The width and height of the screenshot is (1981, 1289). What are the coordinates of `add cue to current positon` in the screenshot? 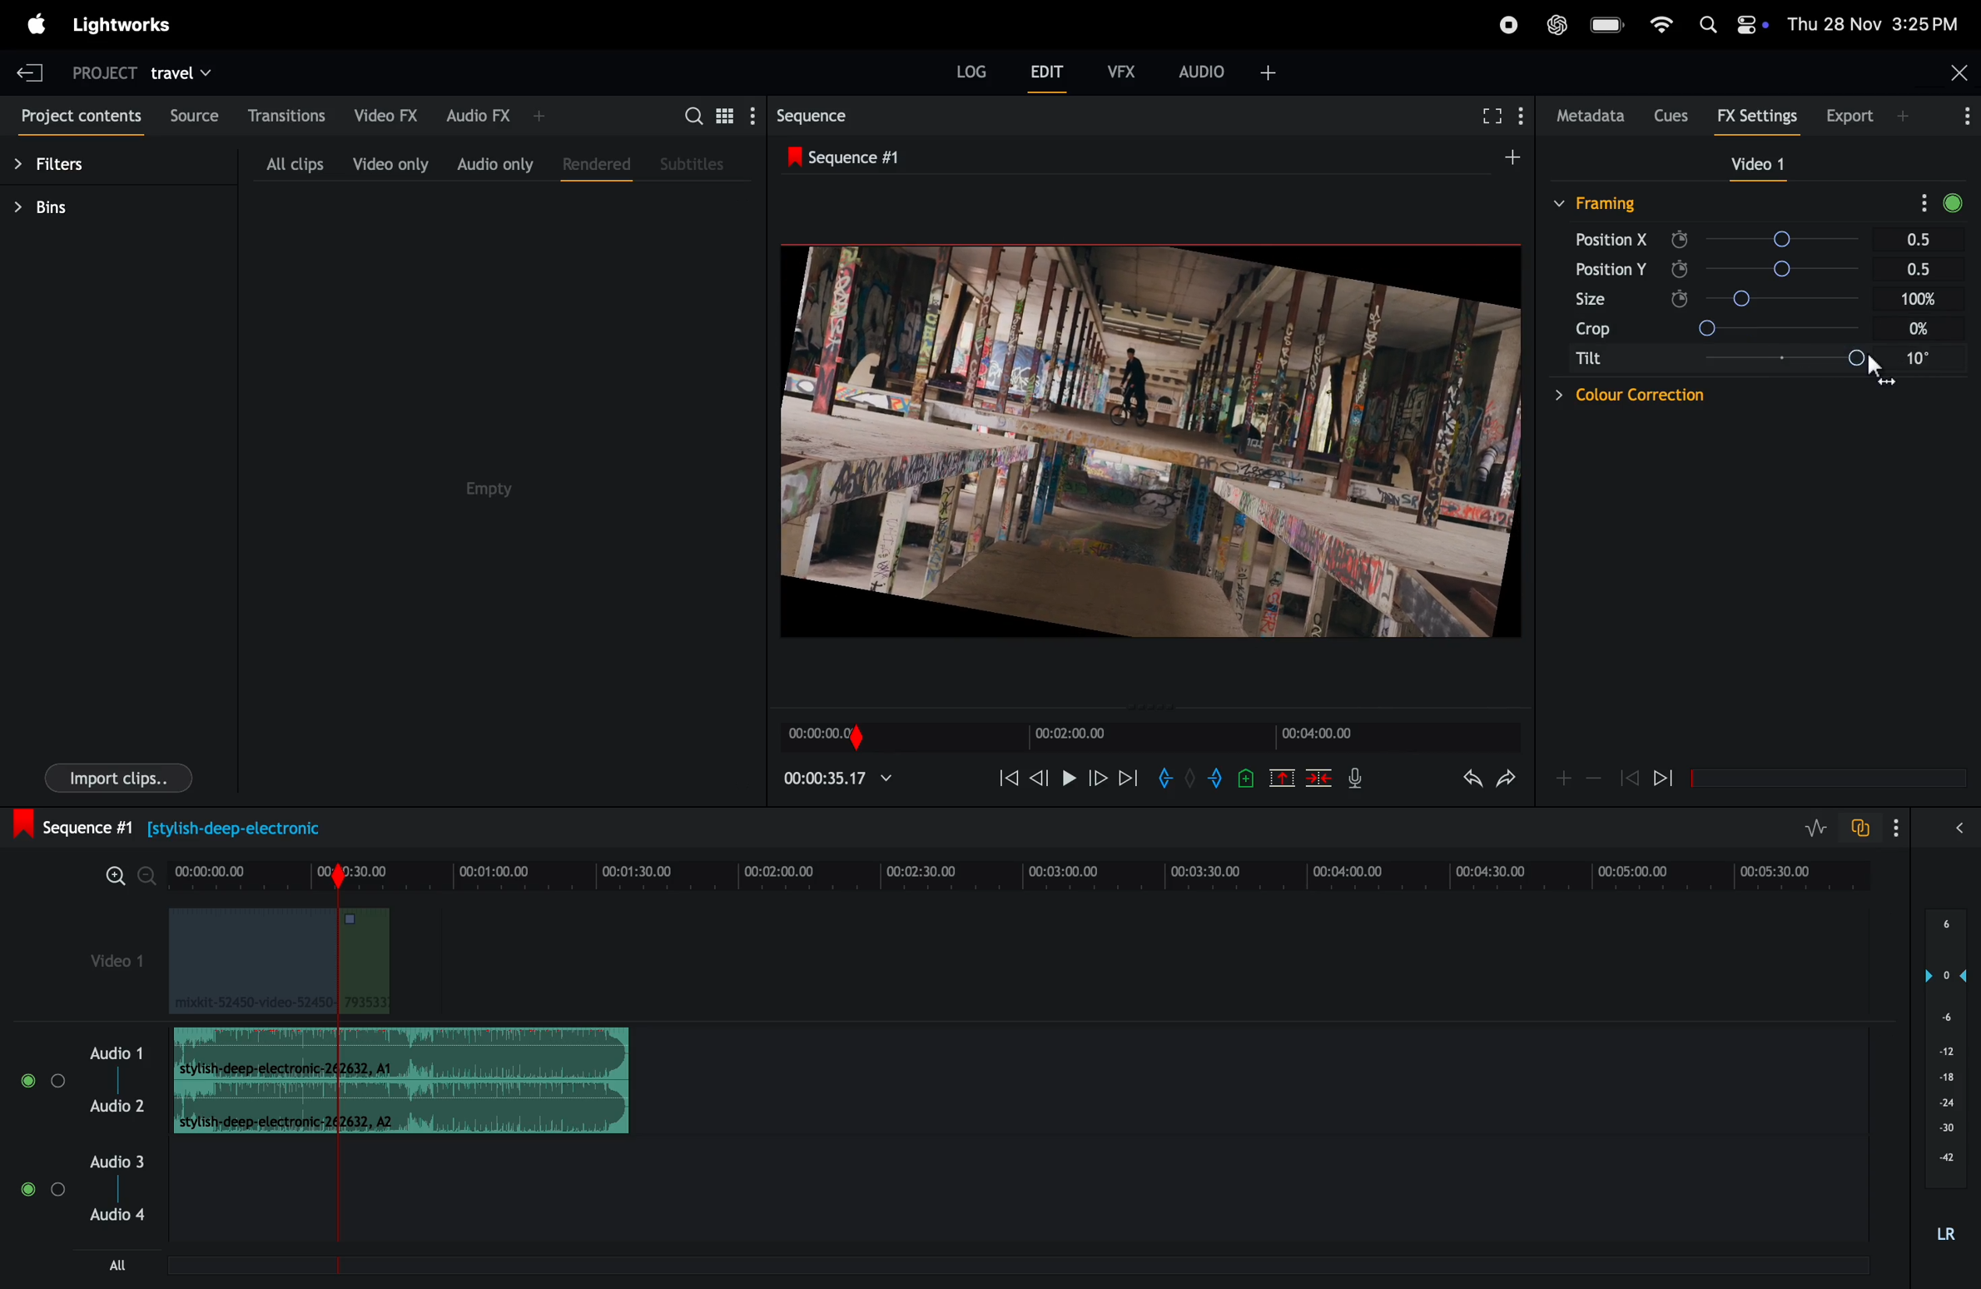 It's located at (1247, 777).